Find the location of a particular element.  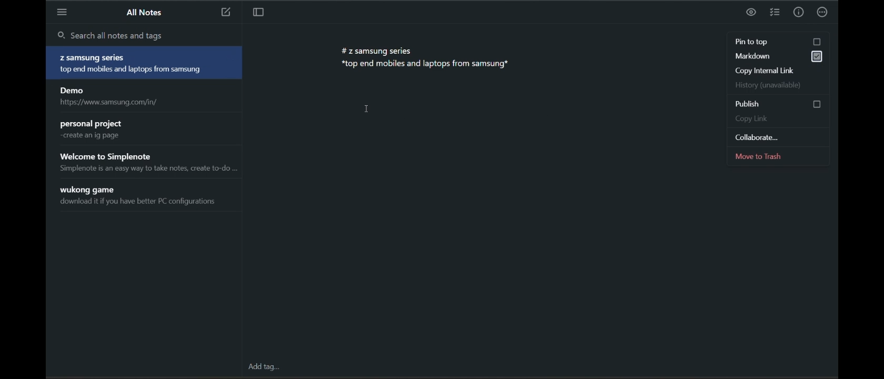

actions is located at coordinates (823, 13).